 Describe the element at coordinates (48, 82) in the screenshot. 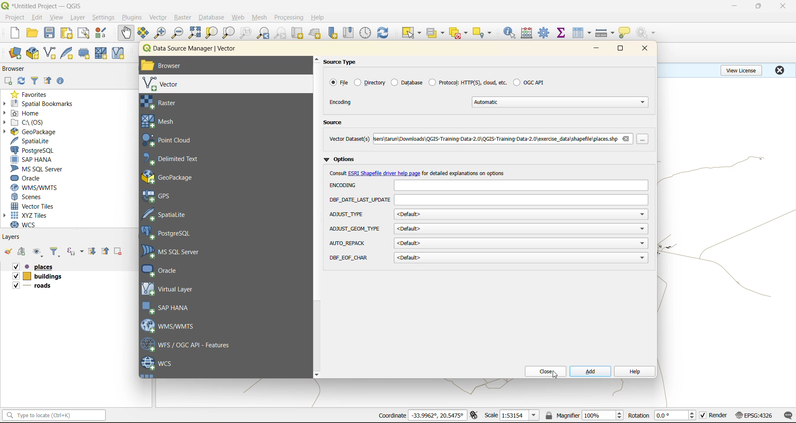

I see `collapse all` at that location.